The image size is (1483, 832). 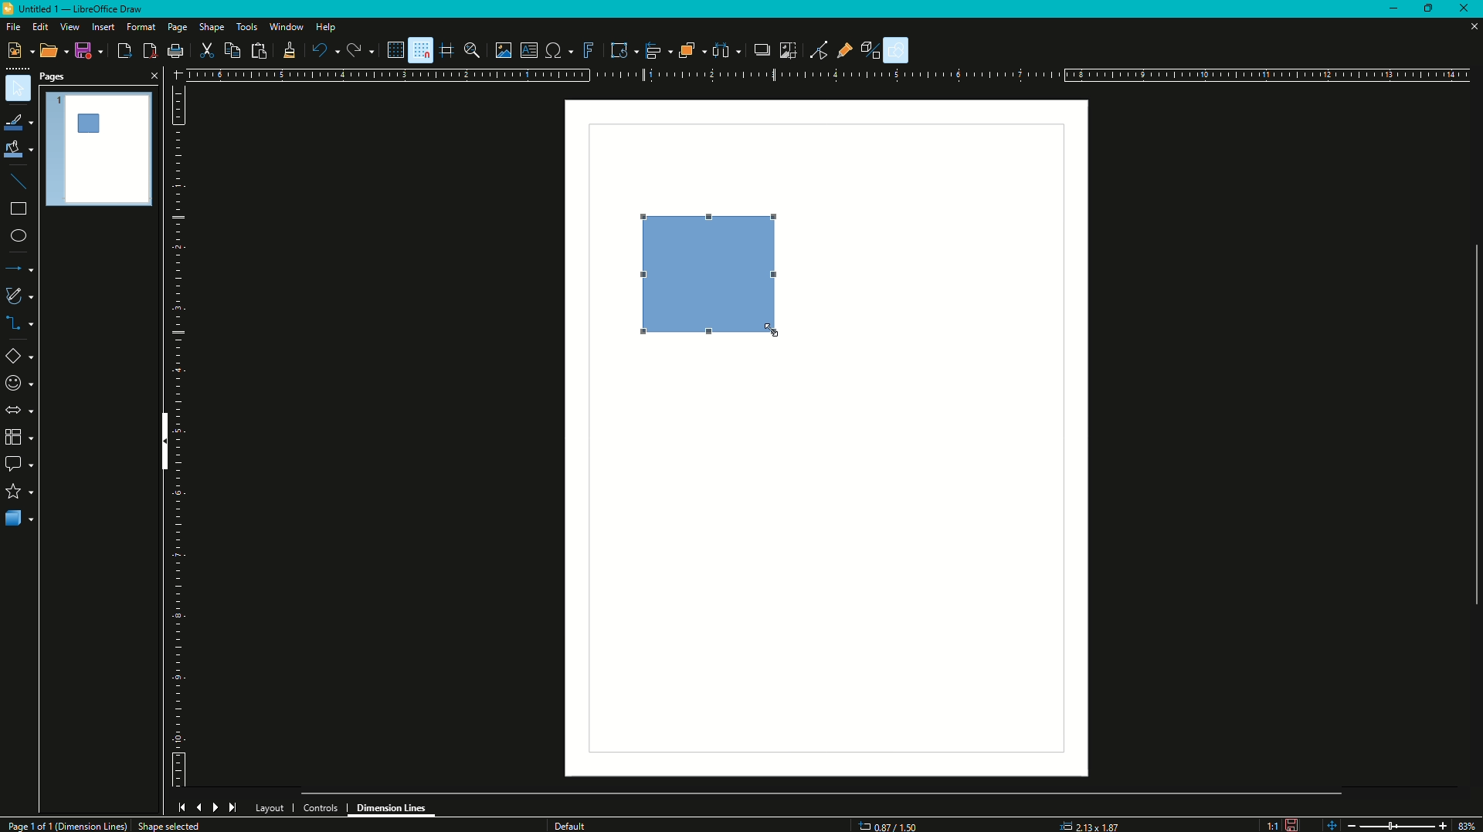 I want to click on Print, so click(x=175, y=52).